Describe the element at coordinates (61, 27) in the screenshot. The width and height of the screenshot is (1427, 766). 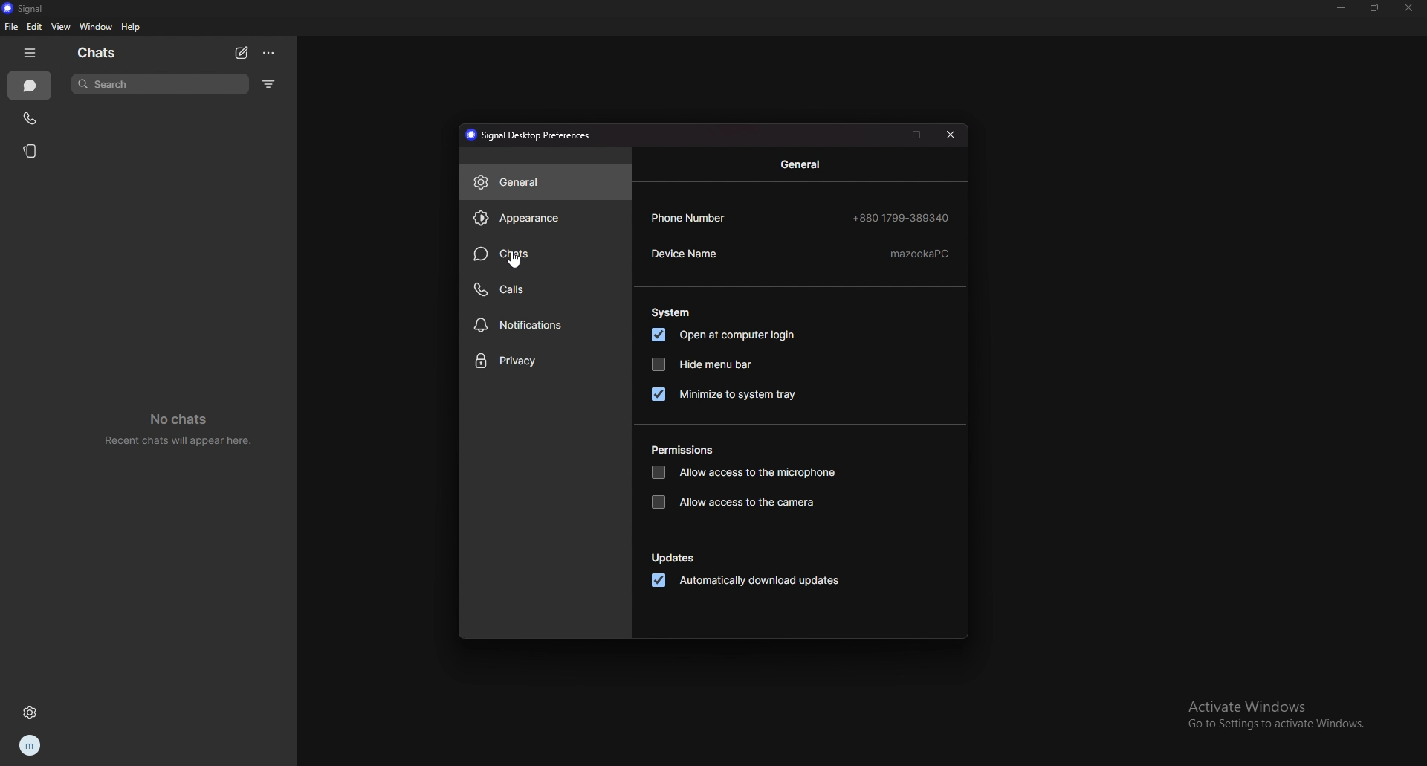
I see `view` at that location.